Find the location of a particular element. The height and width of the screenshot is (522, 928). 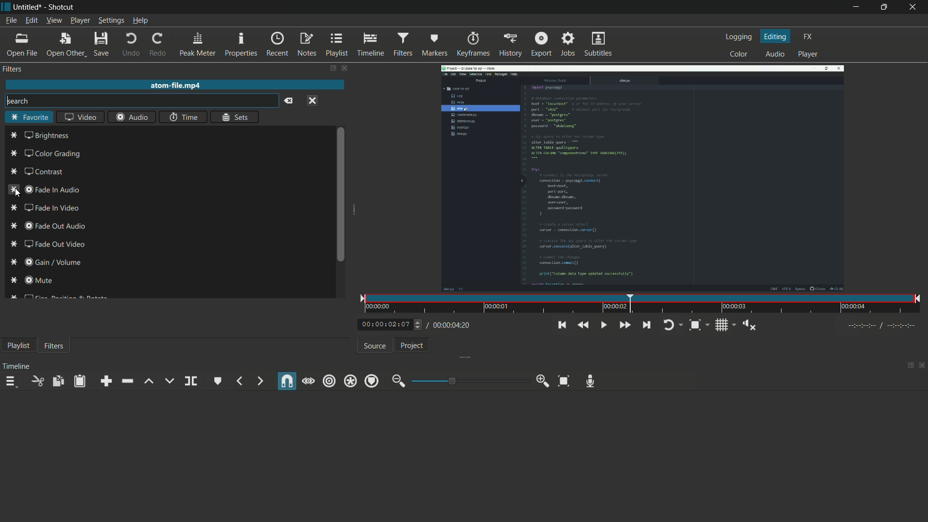

maximize is located at coordinates (885, 7).